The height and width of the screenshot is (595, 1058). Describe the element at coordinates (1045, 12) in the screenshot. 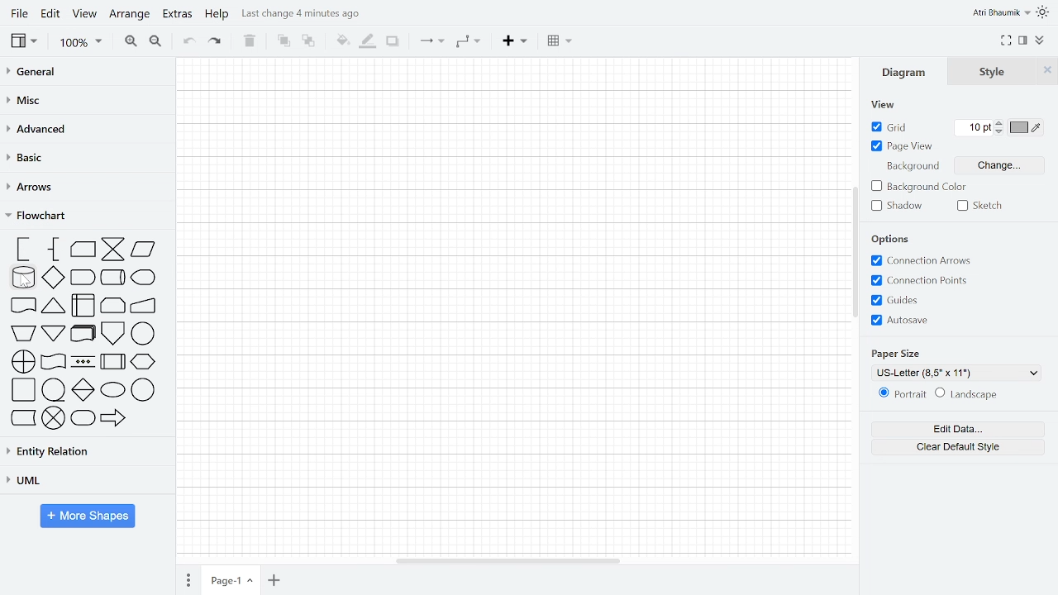

I see `Themes` at that location.